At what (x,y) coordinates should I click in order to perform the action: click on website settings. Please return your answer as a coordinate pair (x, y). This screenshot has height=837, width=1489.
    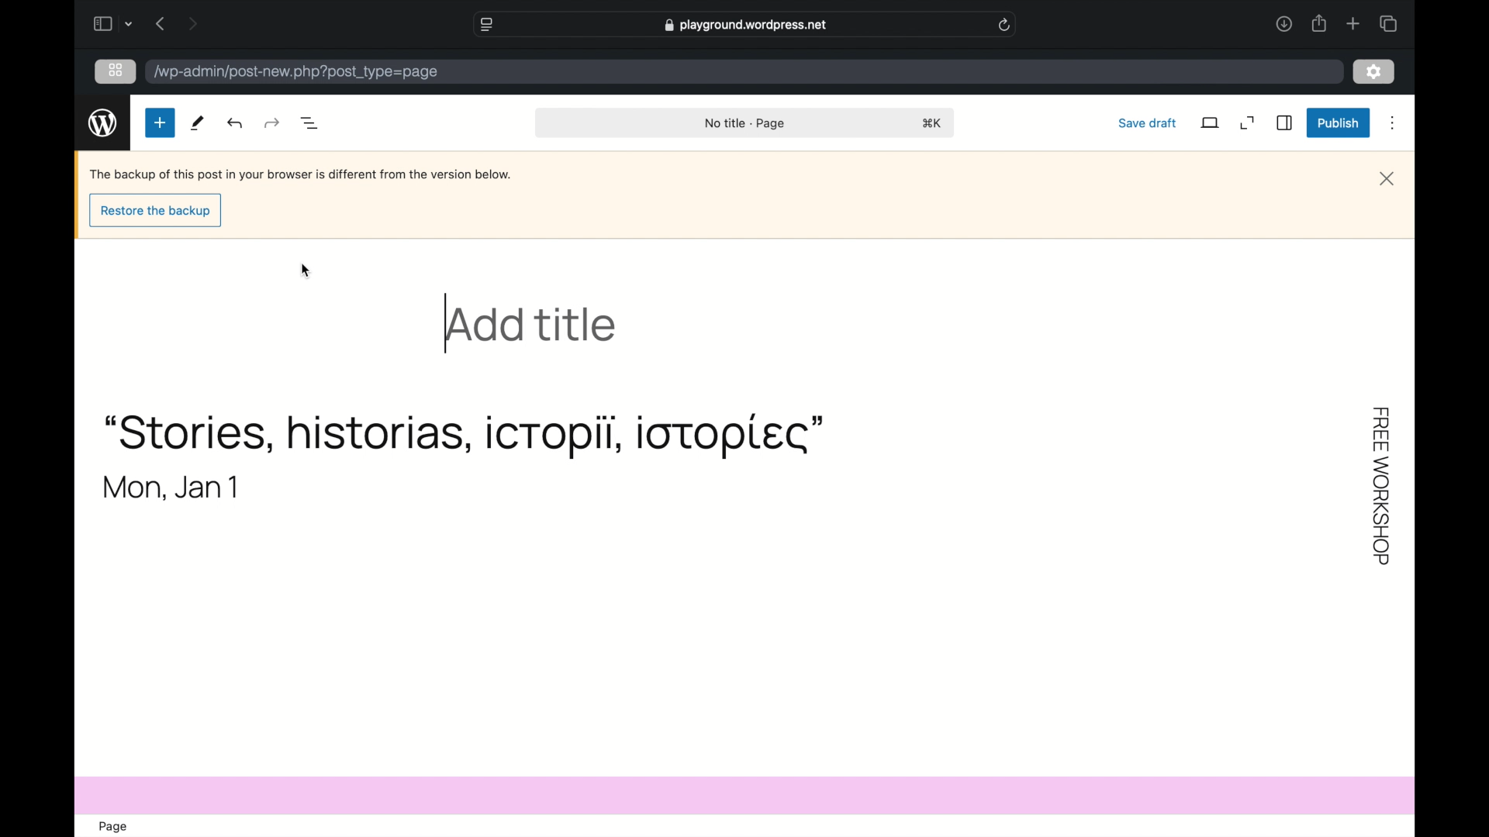
    Looking at the image, I should click on (487, 24).